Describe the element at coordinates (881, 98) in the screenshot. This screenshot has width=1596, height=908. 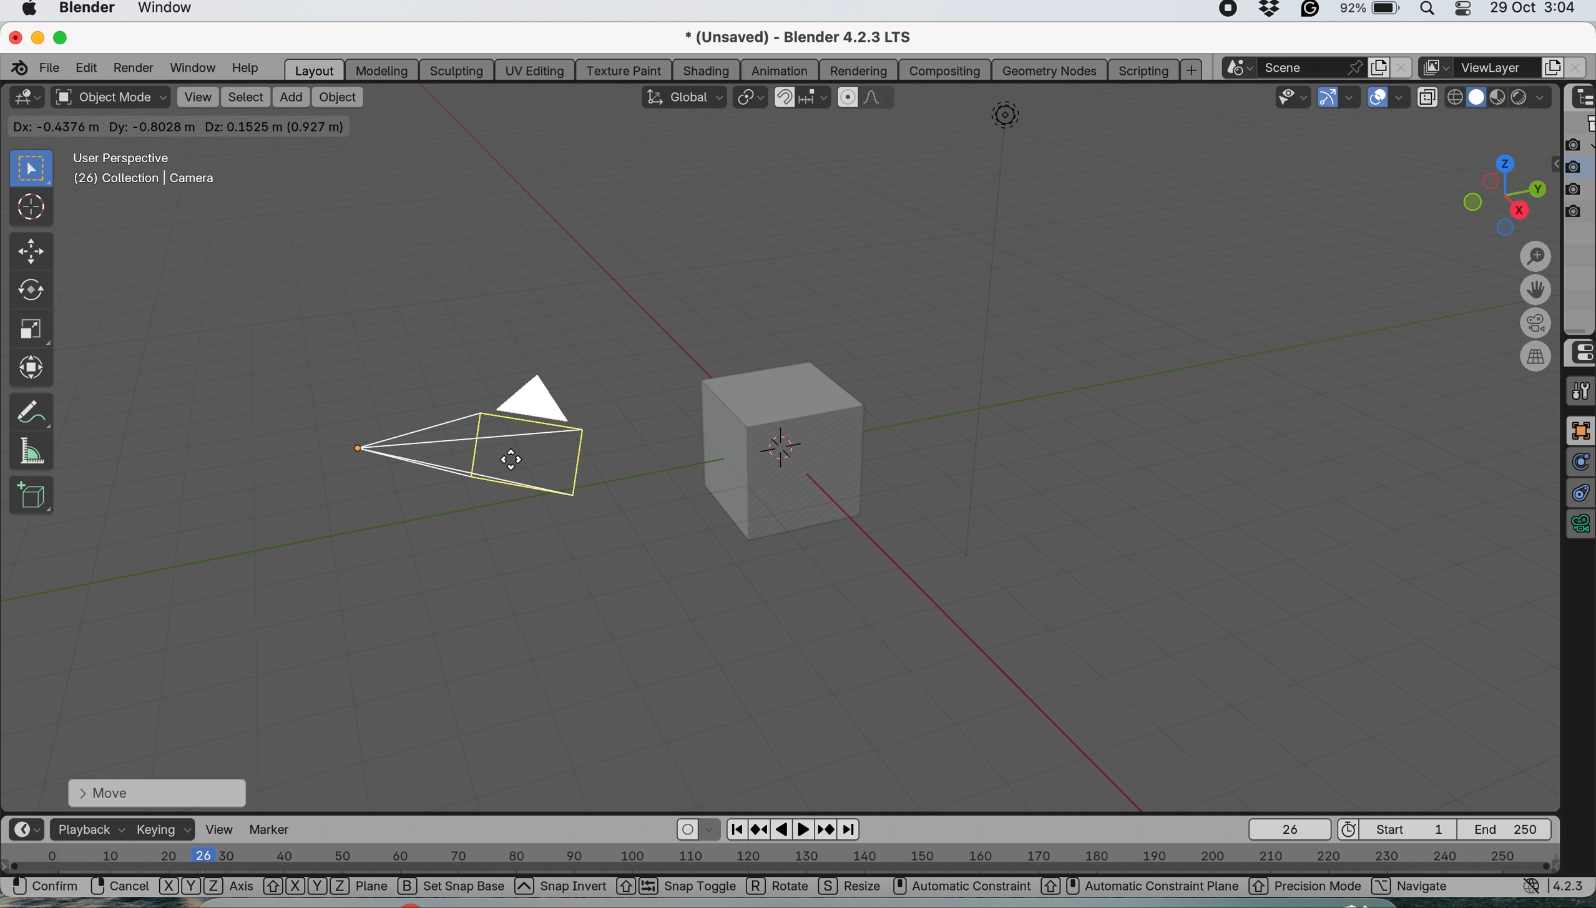
I see `proportional editing fallout` at that location.